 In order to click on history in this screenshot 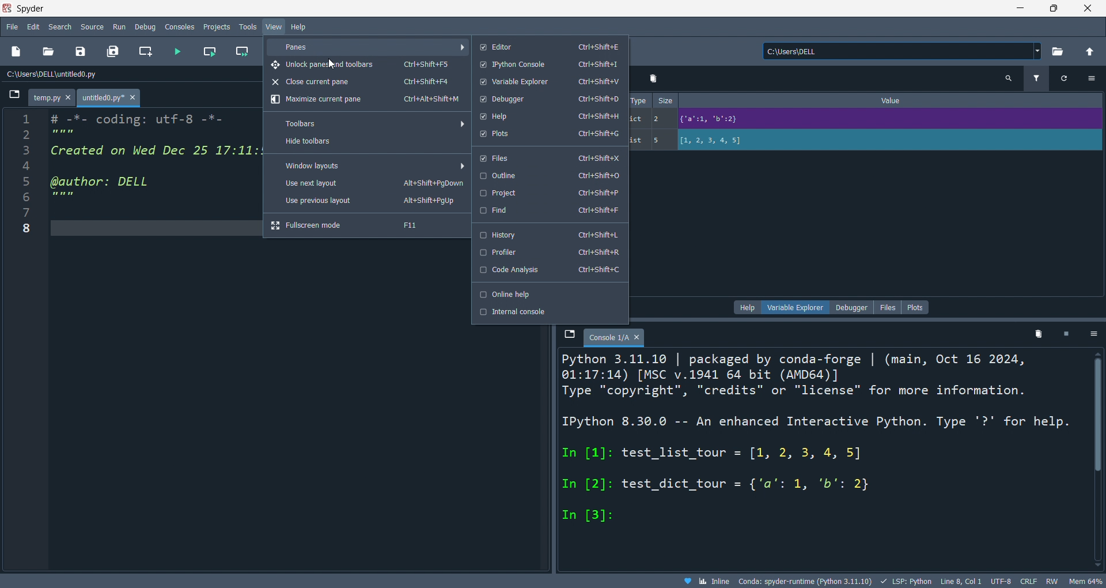, I will do `click(548, 232)`.